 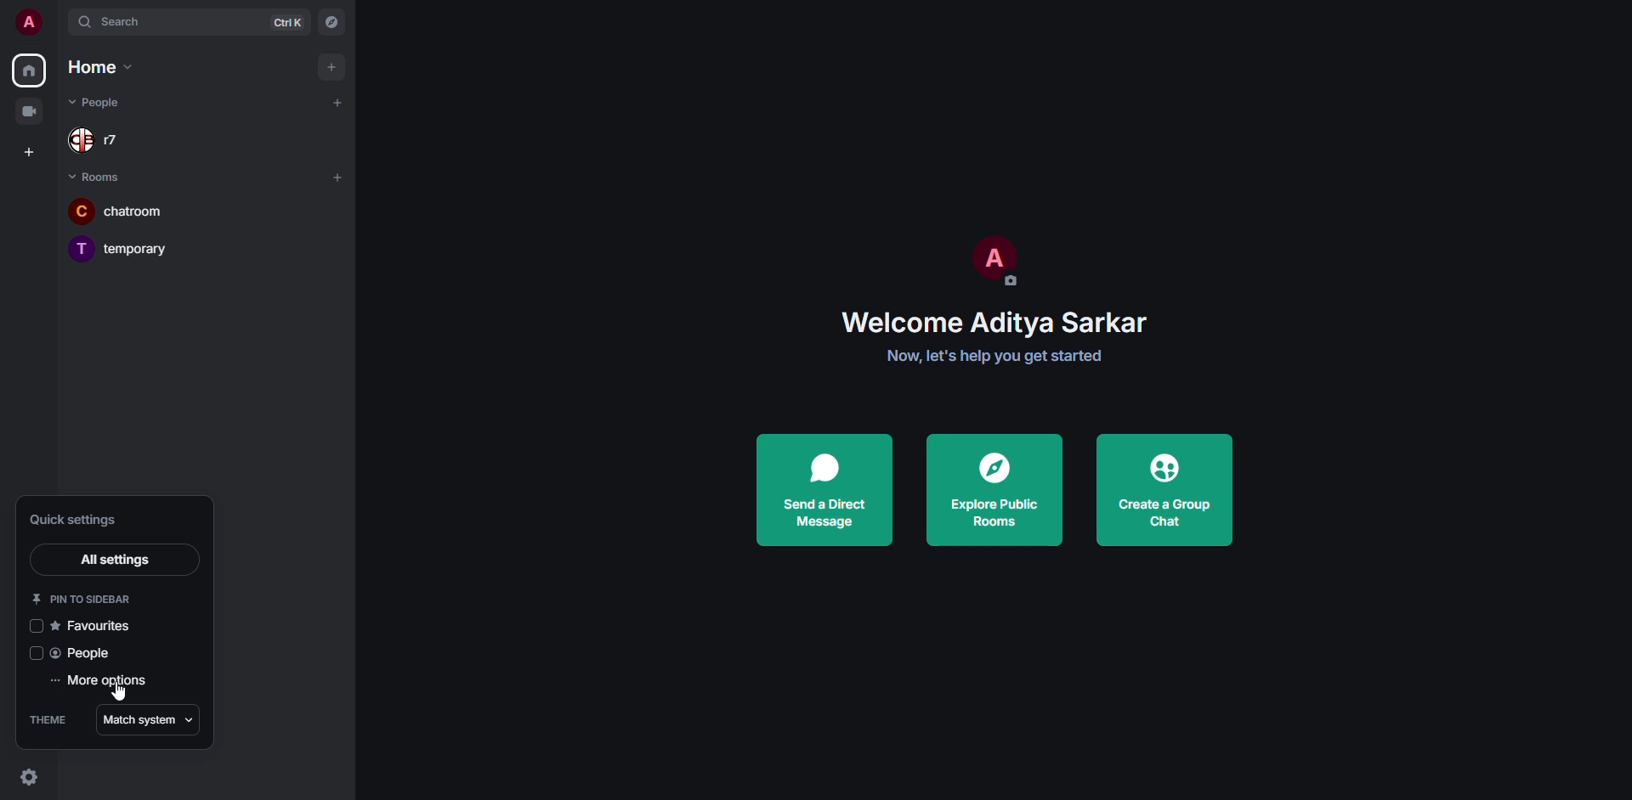 I want to click on click to enable, so click(x=31, y=654).